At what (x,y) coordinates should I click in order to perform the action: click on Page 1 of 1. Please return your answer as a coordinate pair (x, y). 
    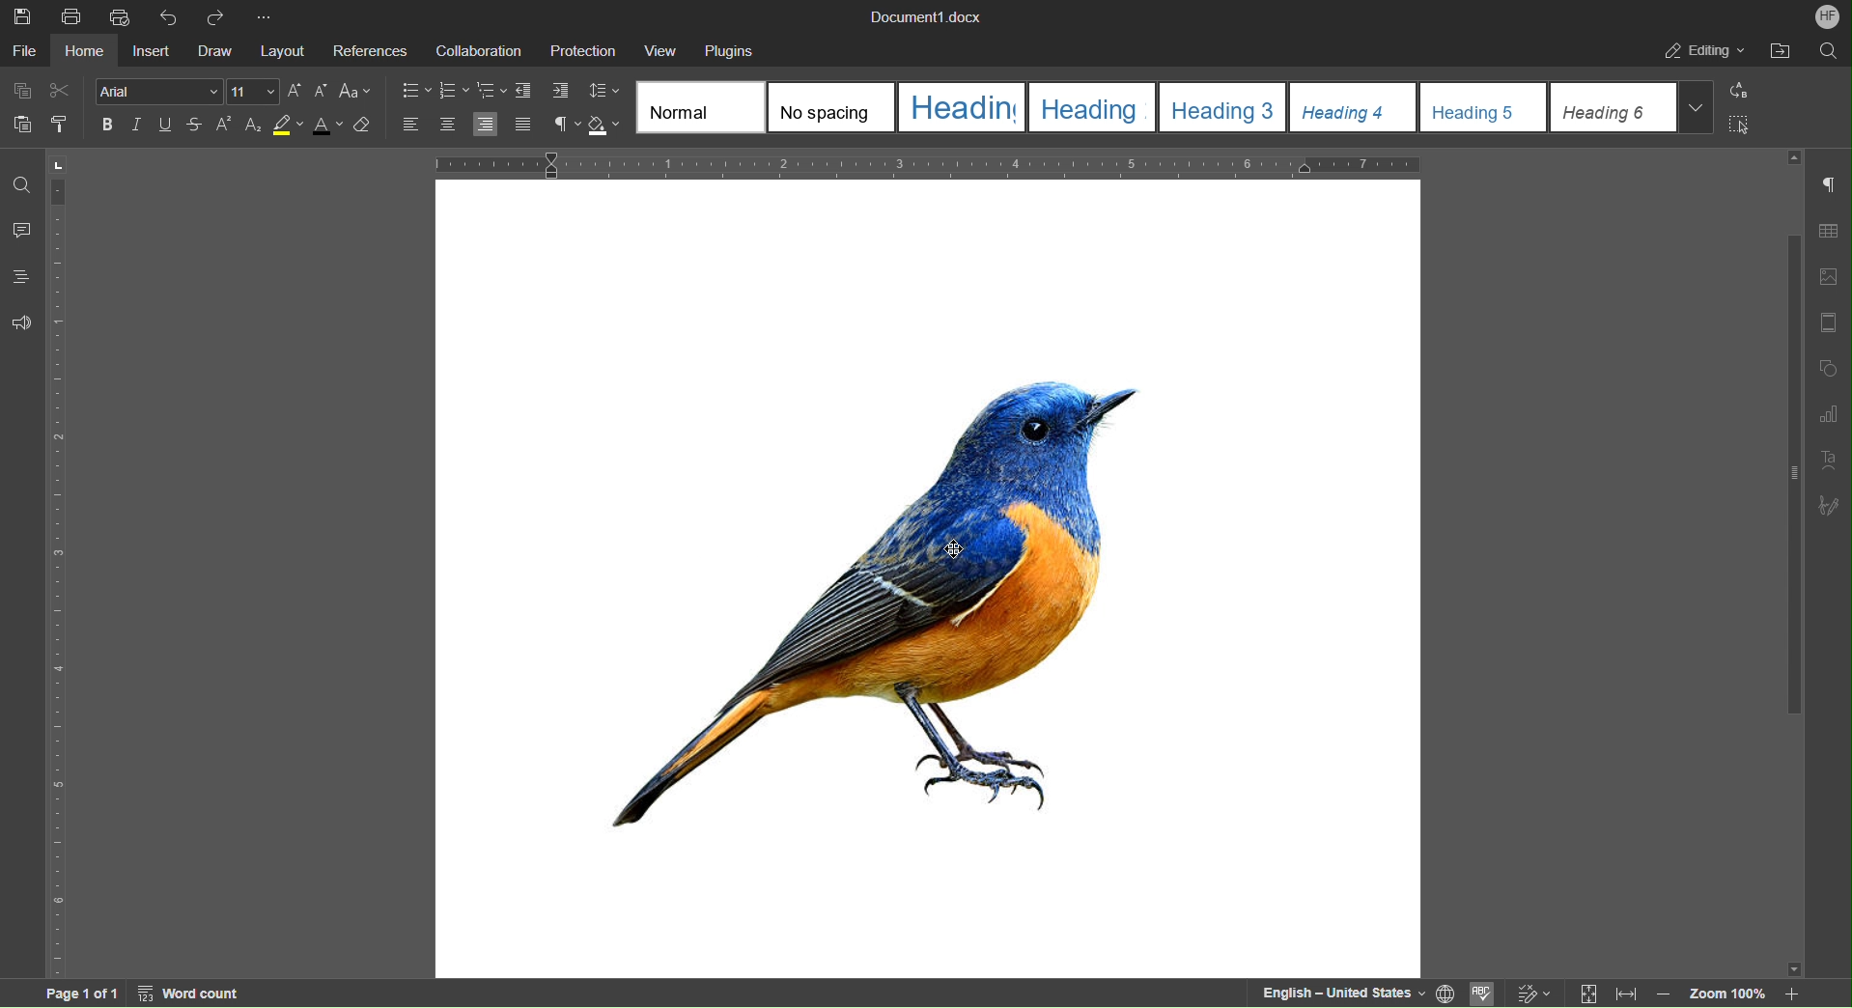
    Looking at the image, I should click on (68, 994).